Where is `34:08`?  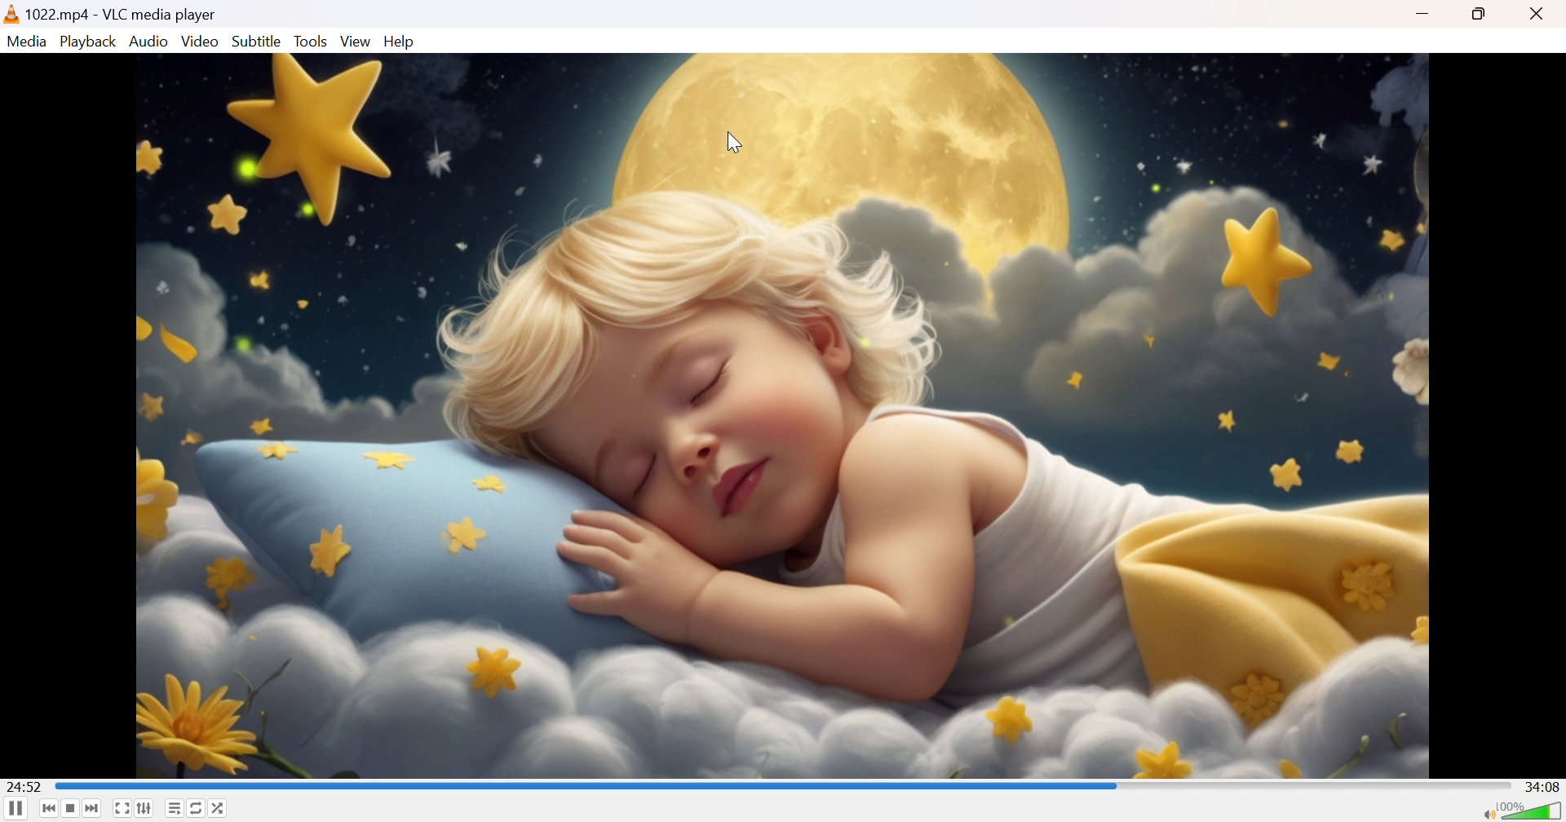 34:08 is located at coordinates (1542, 785).